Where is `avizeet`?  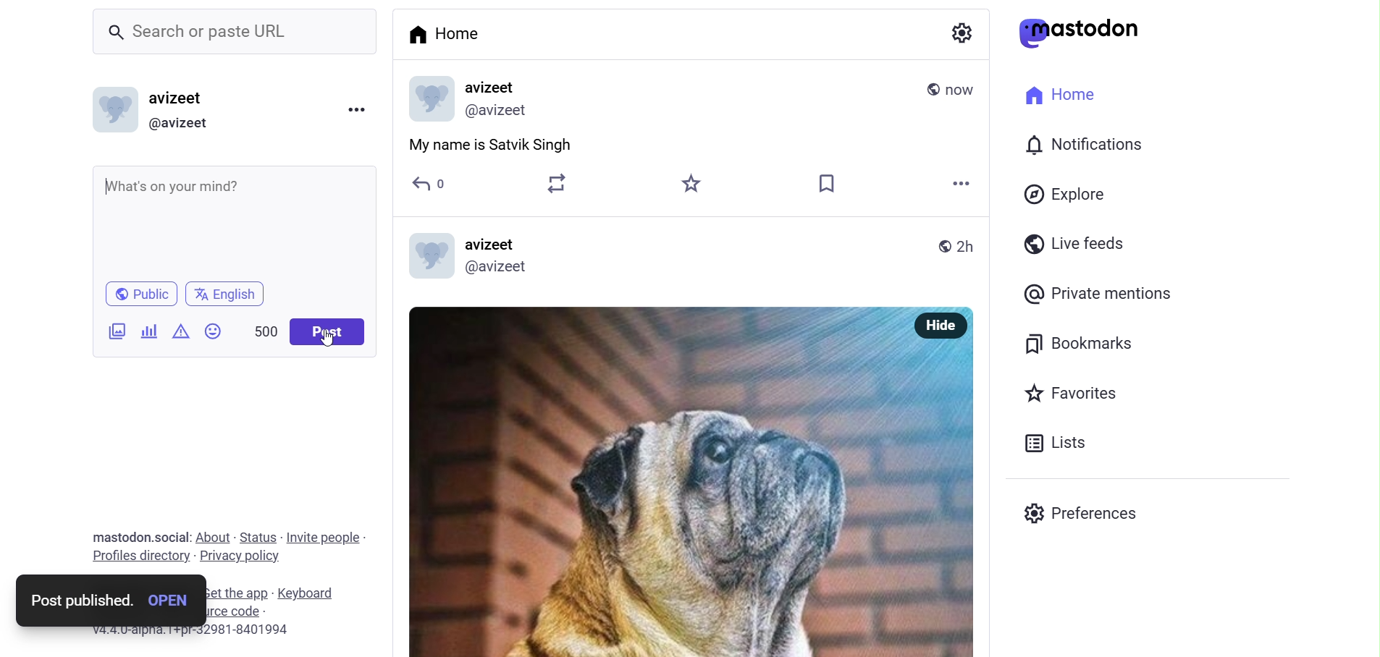
avizeet is located at coordinates (493, 245).